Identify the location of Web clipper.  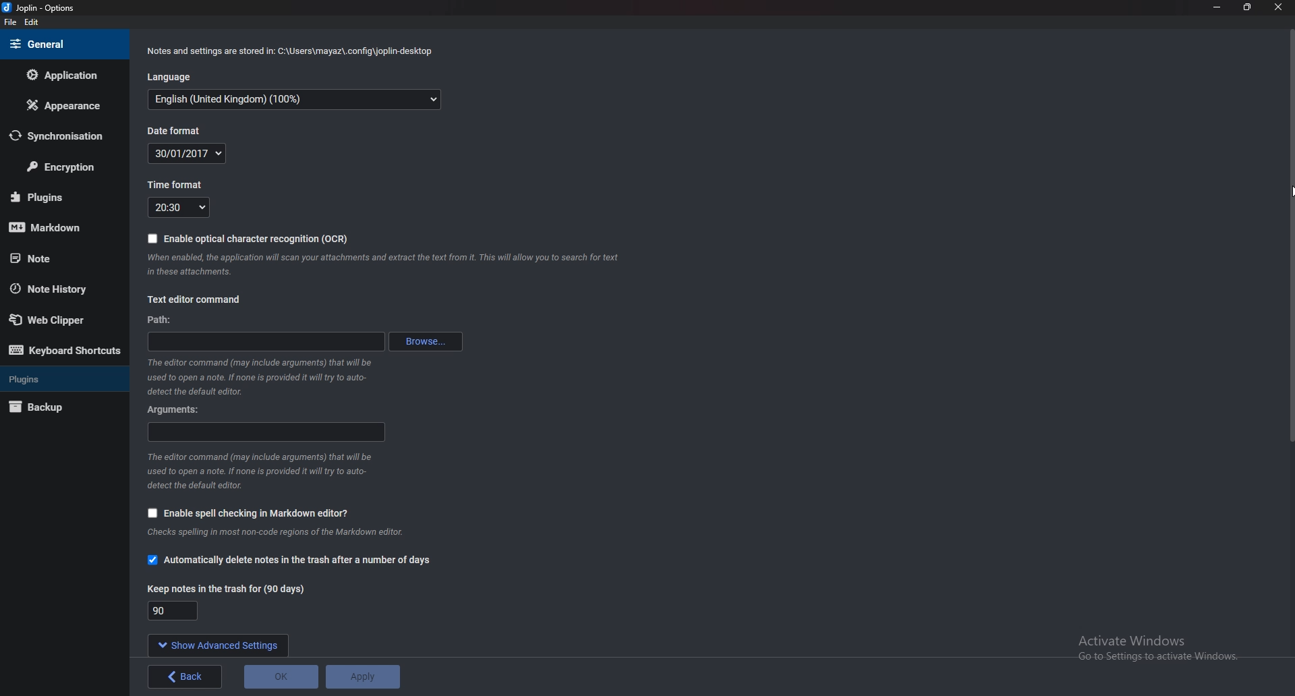
(60, 320).